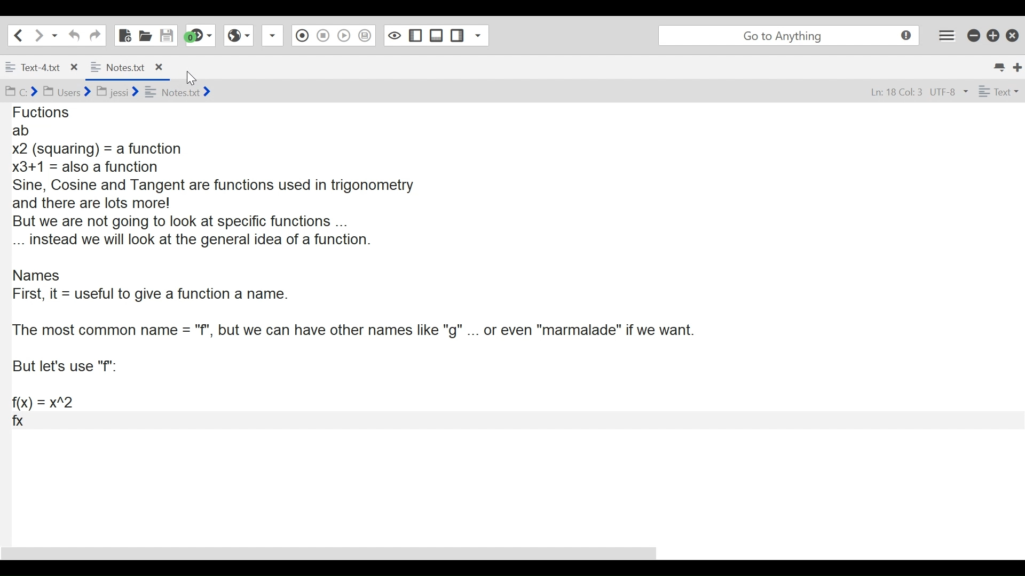 The image size is (1025, 576). Describe the element at coordinates (949, 92) in the screenshot. I see `utf-8` at that location.